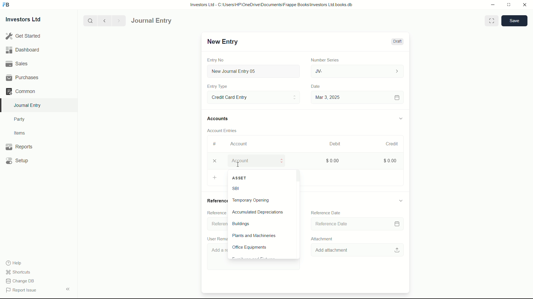  What do you see at coordinates (331, 160) in the screenshot?
I see `$0.00` at bounding box center [331, 160].